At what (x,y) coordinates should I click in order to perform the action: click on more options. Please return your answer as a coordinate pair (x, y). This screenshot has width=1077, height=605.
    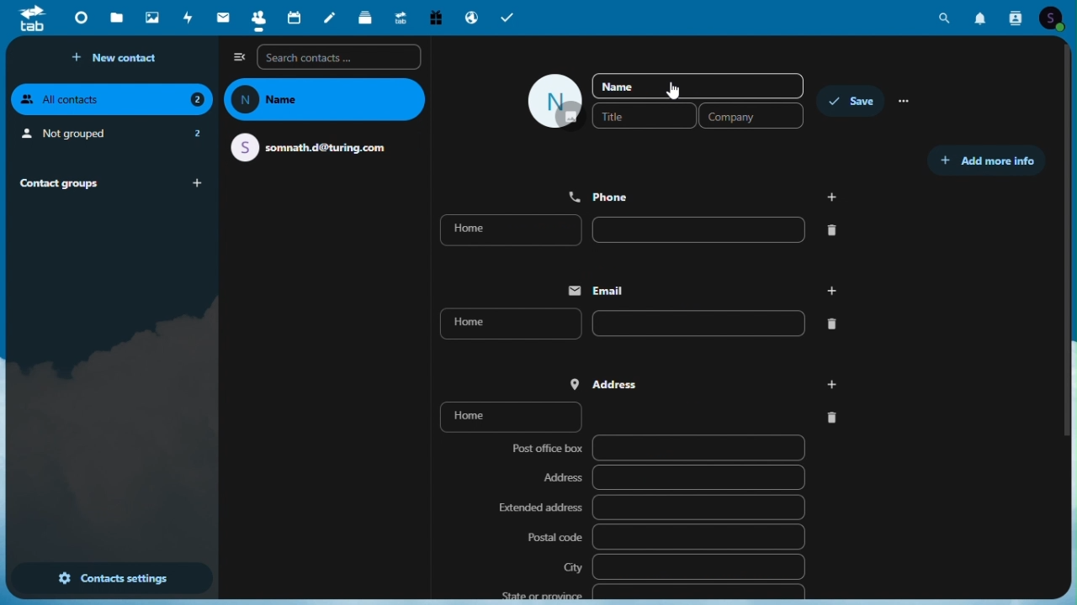
    Looking at the image, I should click on (908, 102).